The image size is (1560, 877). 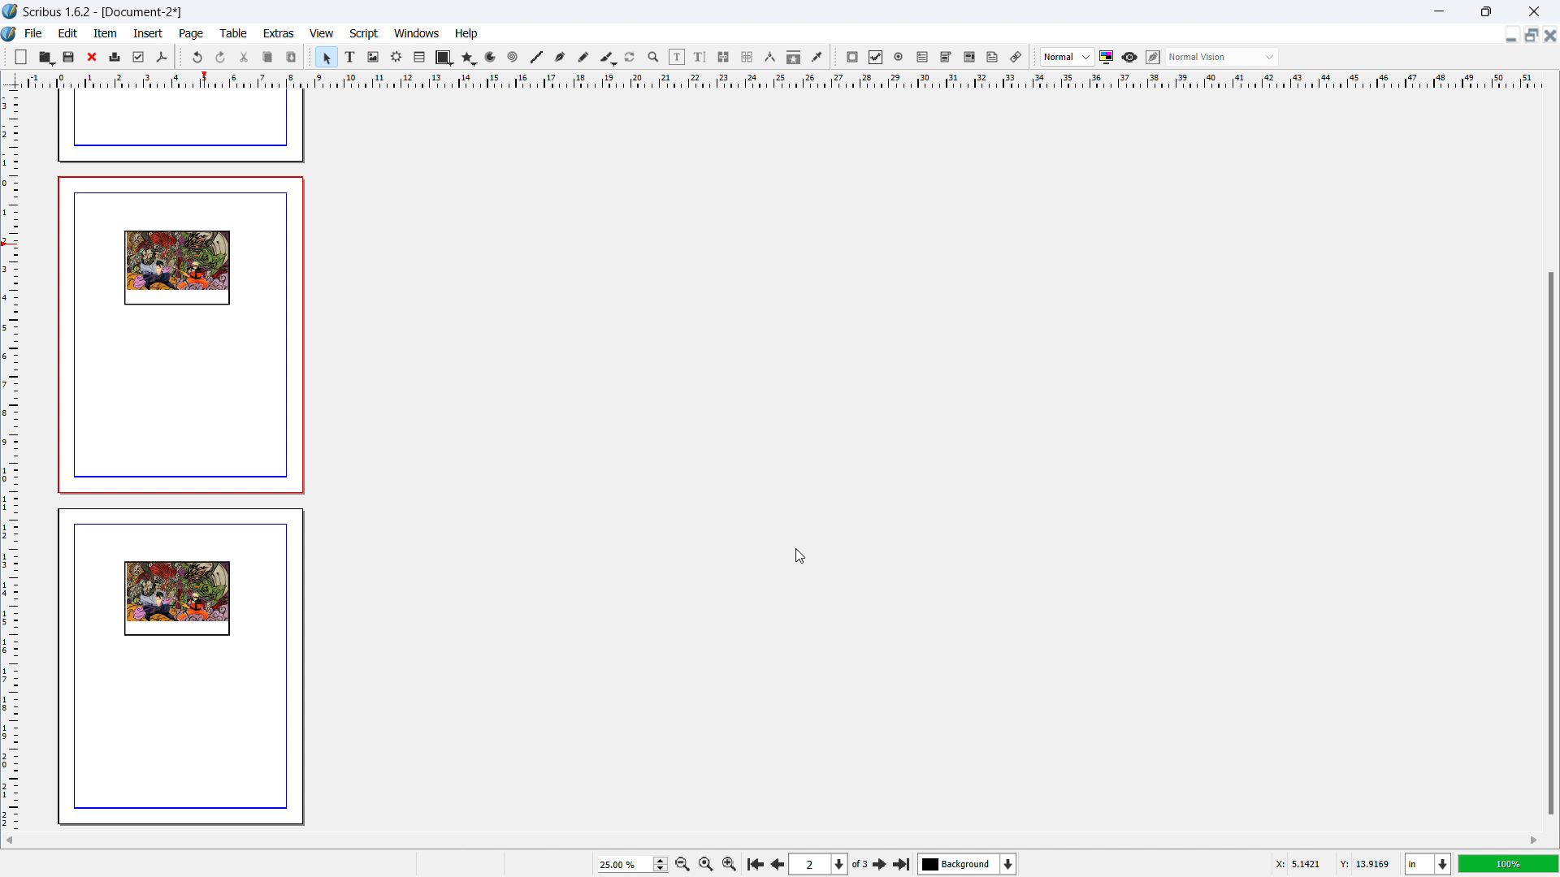 I want to click on of 3, so click(x=860, y=865).